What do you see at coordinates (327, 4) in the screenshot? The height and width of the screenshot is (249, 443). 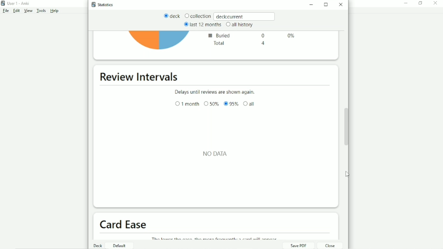 I see `Maximize` at bounding box center [327, 4].